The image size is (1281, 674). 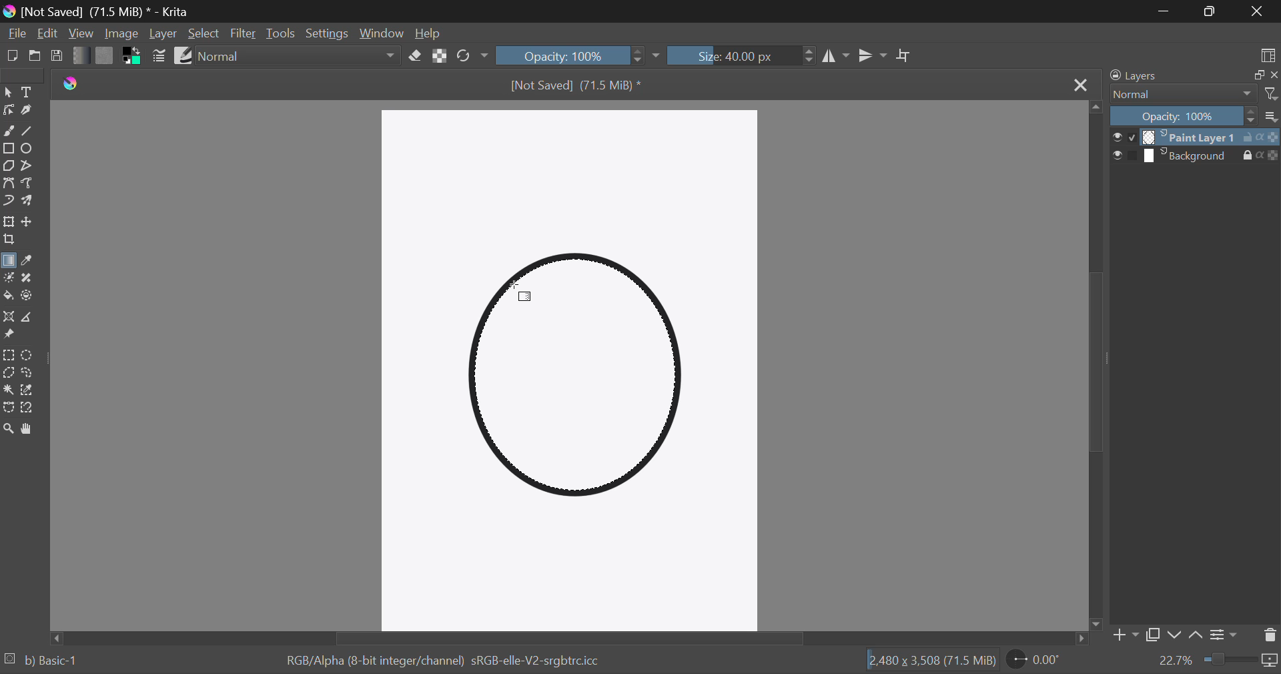 What do you see at coordinates (9, 409) in the screenshot?
I see `Bezier Curve Selection` at bounding box center [9, 409].